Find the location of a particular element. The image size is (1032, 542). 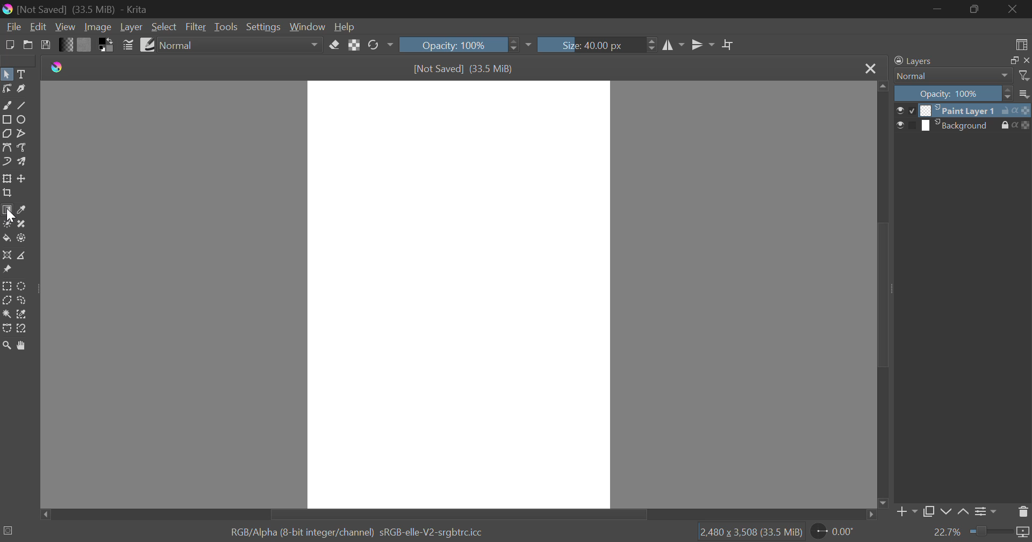

Lock Alpha is located at coordinates (354, 45).